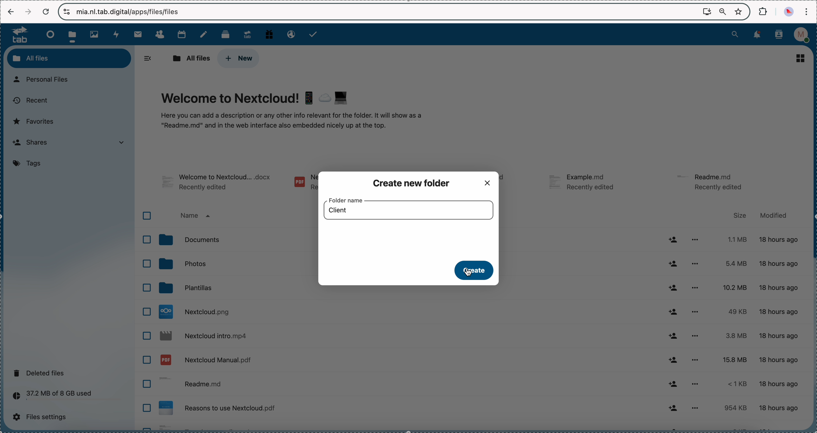  I want to click on file, so click(585, 184).